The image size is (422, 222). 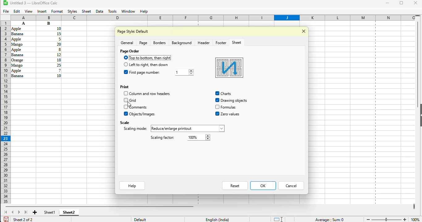 What do you see at coordinates (125, 58) in the screenshot?
I see `` at bounding box center [125, 58].